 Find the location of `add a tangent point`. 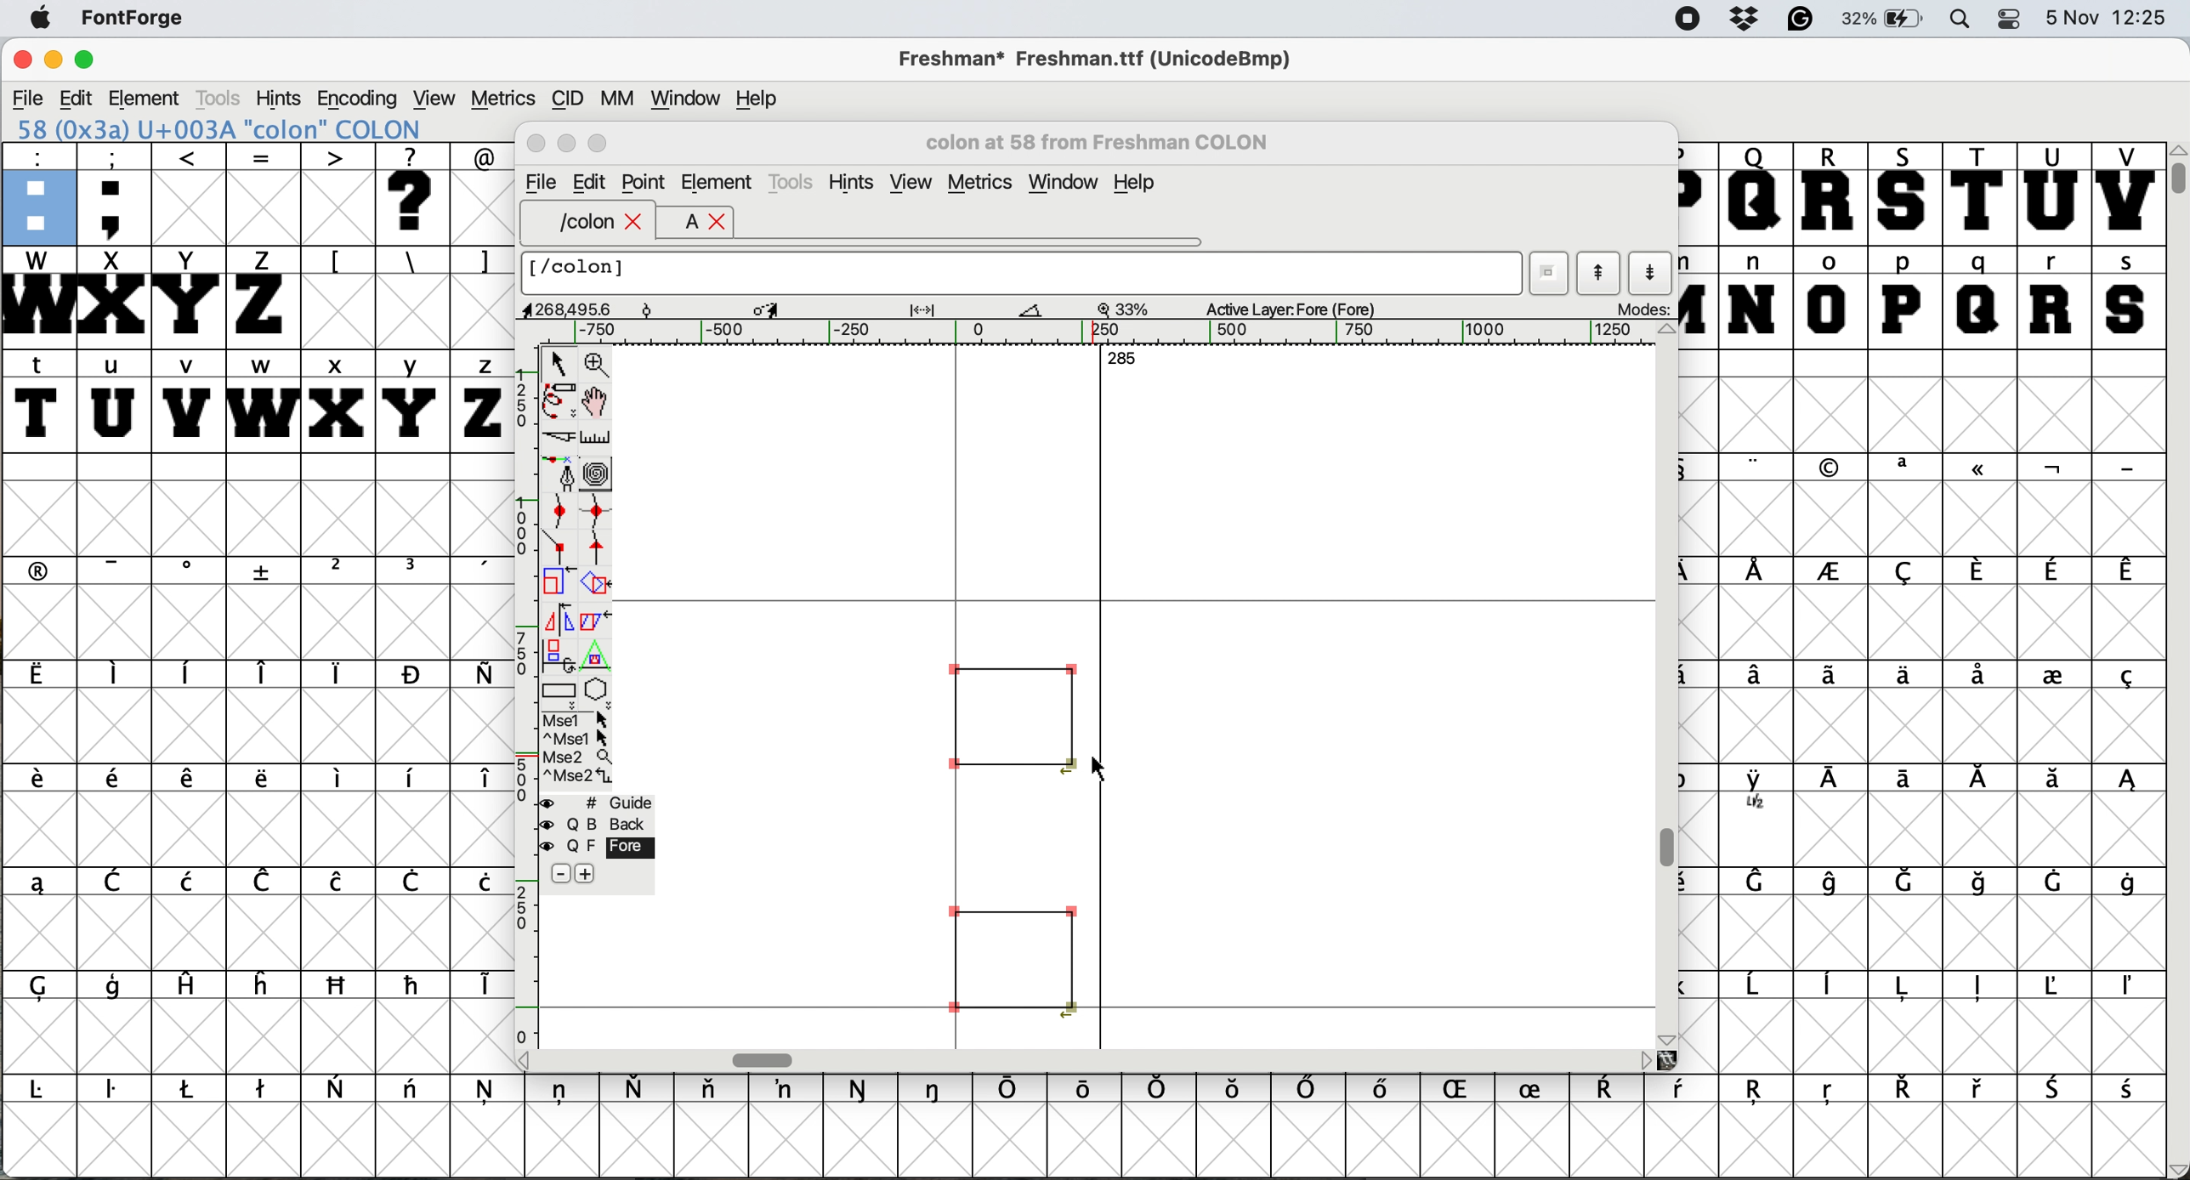

add a tangent point is located at coordinates (602, 546).